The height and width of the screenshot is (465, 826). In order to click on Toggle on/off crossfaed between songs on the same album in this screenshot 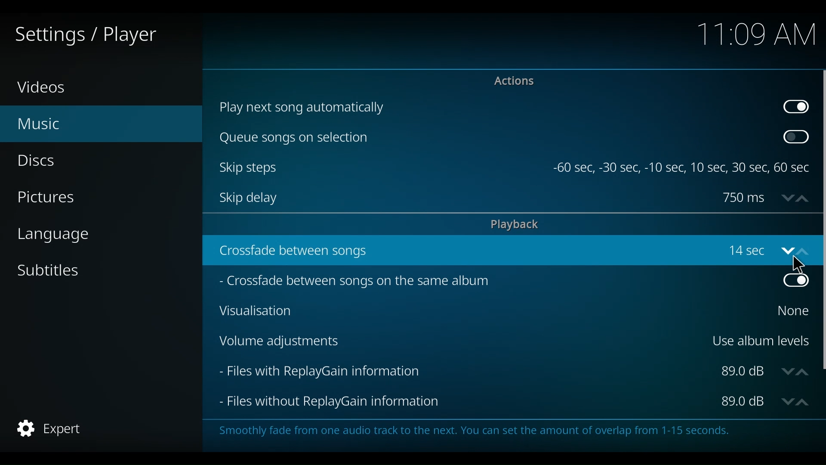, I will do `click(794, 281)`.